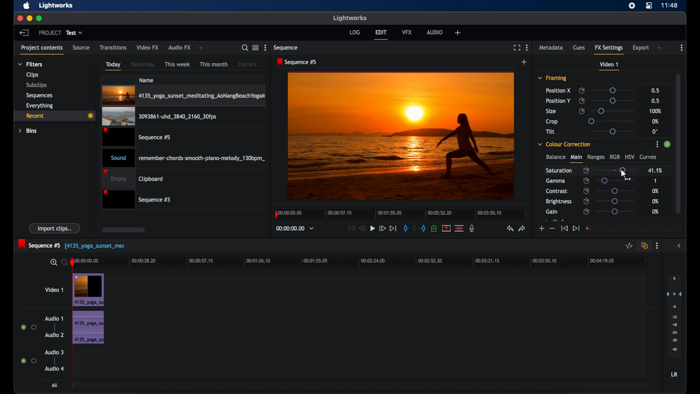 The image size is (700, 394). Describe the element at coordinates (147, 80) in the screenshot. I see `name` at that location.